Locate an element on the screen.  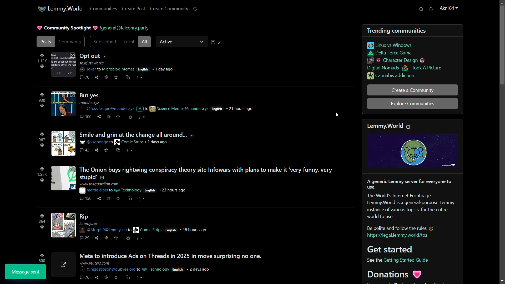
more is located at coordinates (140, 278).